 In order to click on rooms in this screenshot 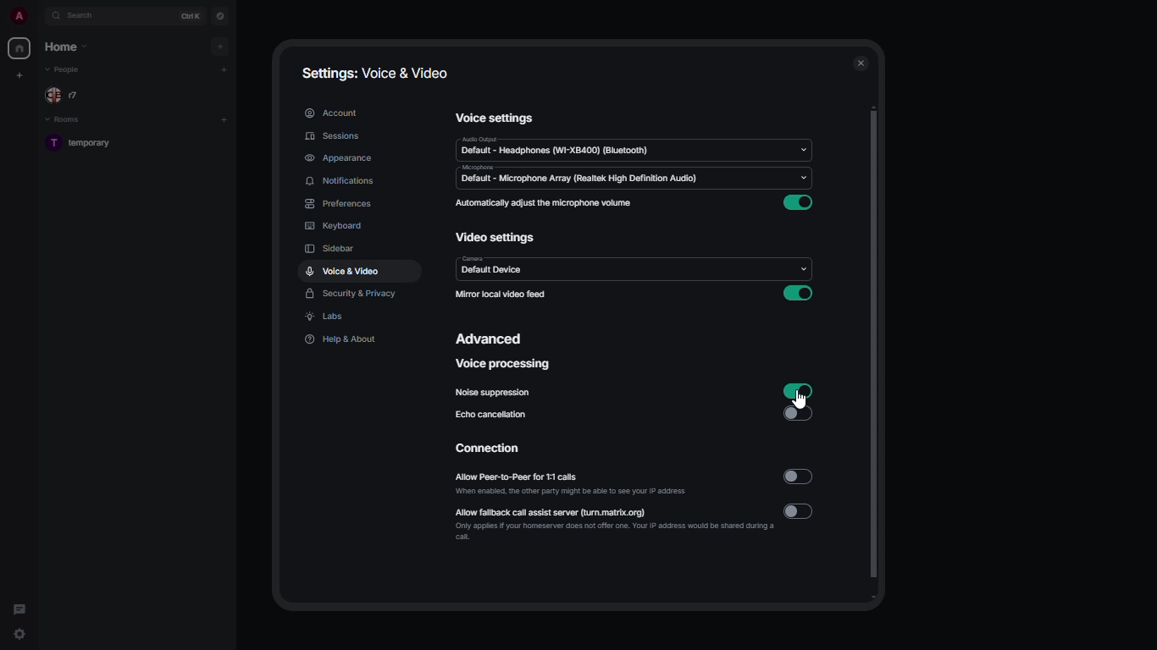, I will do `click(69, 121)`.